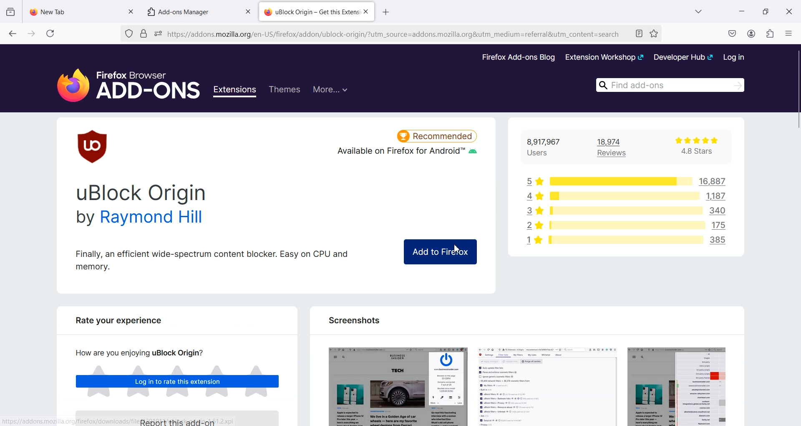 Image resolution: width=801 pixels, height=426 pixels. Describe the element at coordinates (236, 91) in the screenshot. I see `Extensions ` at that location.